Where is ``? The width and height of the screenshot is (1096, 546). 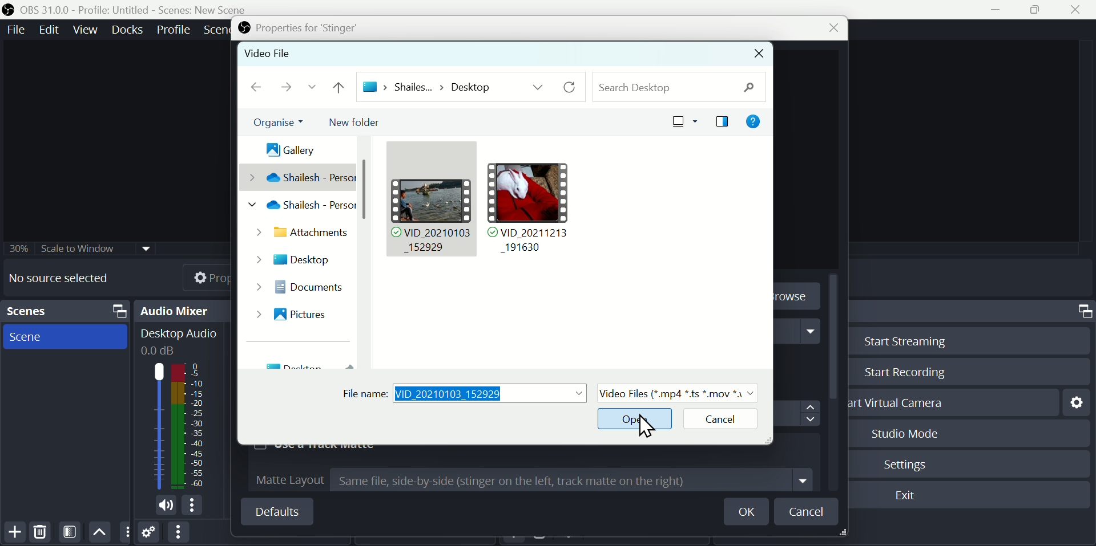
 is located at coordinates (87, 29).